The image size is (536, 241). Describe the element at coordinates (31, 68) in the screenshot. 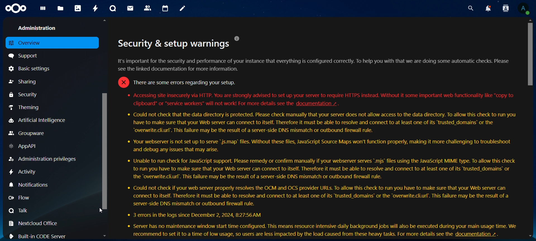

I see `basic settings` at that location.